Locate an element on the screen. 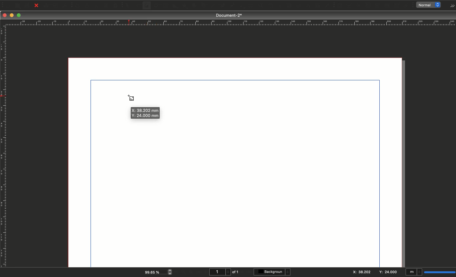 Image resolution: width=456 pixels, height=277 pixels. Link text frames is located at coordinates (287, 5).